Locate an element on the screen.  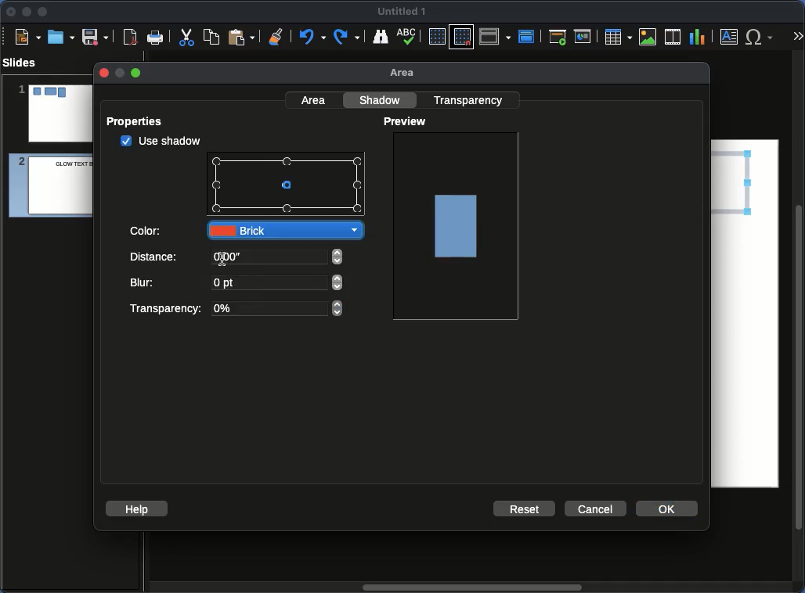
checked Use shadow is located at coordinates (161, 141).